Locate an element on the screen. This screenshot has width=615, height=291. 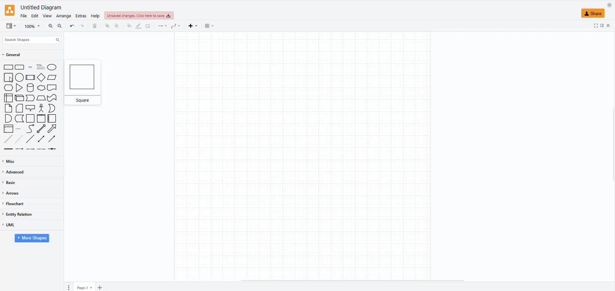
bidirectional arrow is located at coordinates (41, 129).